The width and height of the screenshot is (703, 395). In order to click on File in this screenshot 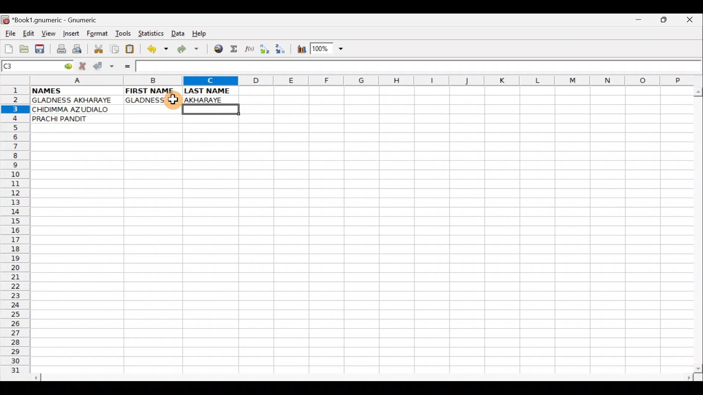, I will do `click(10, 34)`.